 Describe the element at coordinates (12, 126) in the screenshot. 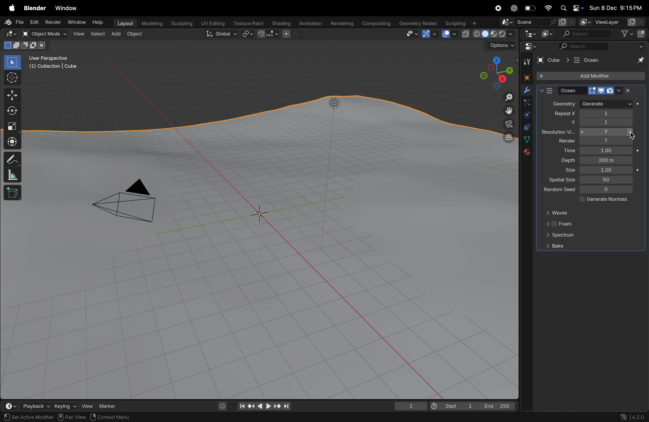

I see `scale` at that location.